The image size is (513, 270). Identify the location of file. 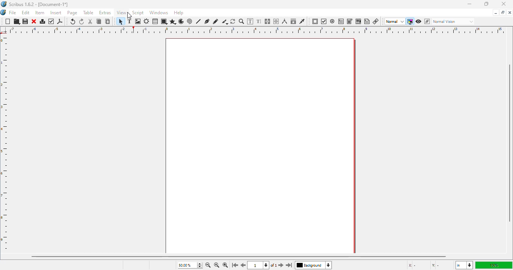
(13, 12).